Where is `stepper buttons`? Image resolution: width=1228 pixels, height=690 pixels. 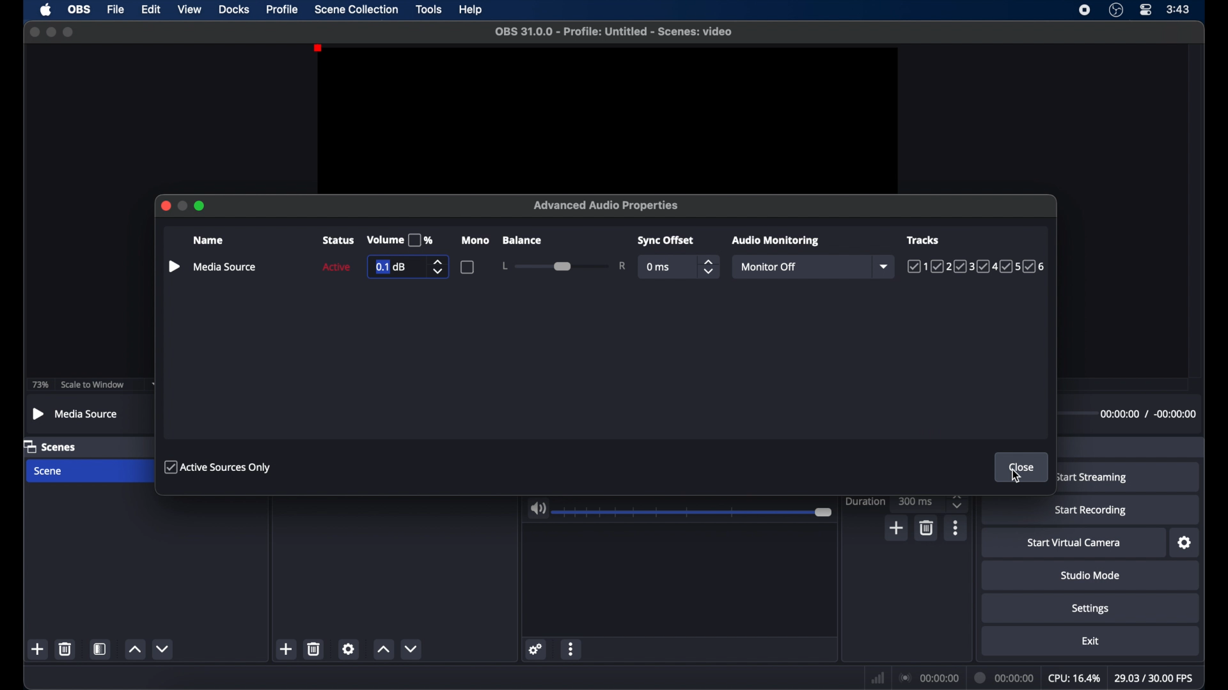
stepper buttons is located at coordinates (441, 267).